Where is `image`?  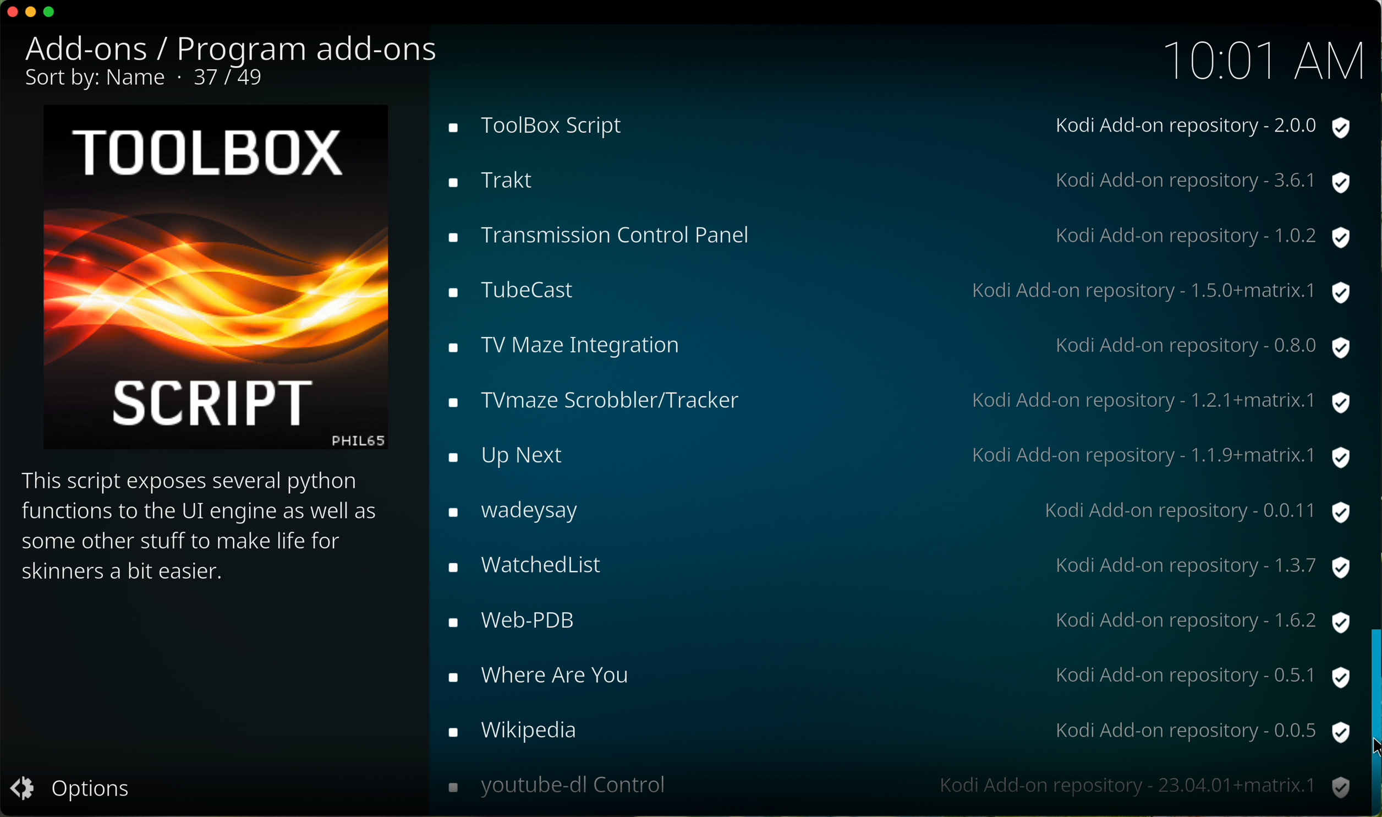 image is located at coordinates (212, 284).